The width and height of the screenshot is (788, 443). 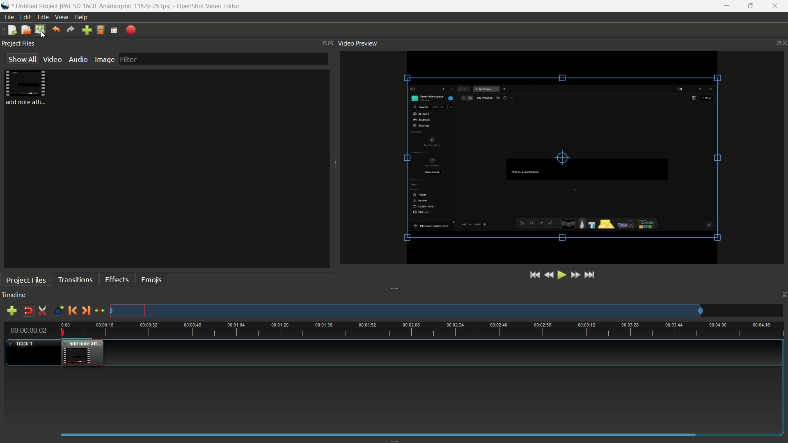 I want to click on maximize, so click(x=752, y=6).